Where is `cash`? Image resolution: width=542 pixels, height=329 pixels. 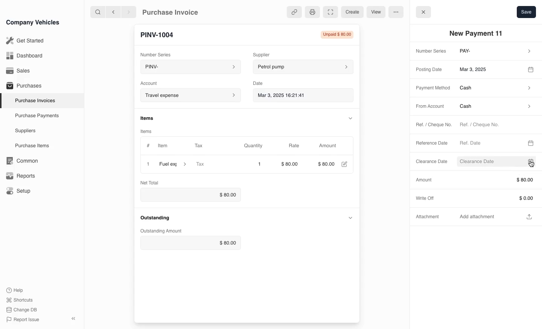
cash is located at coordinates (494, 108).